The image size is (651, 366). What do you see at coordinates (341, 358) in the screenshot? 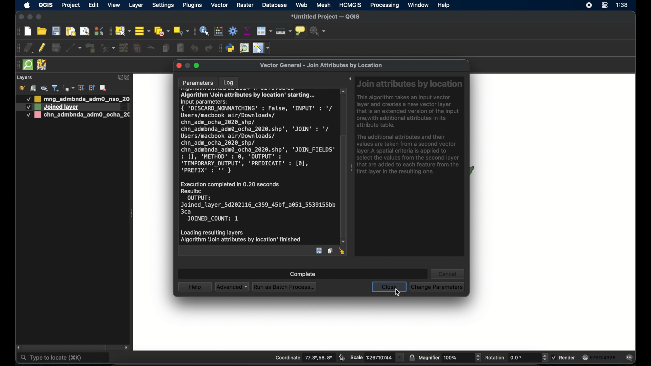
I see `toggle mouse extents and display position` at bounding box center [341, 358].